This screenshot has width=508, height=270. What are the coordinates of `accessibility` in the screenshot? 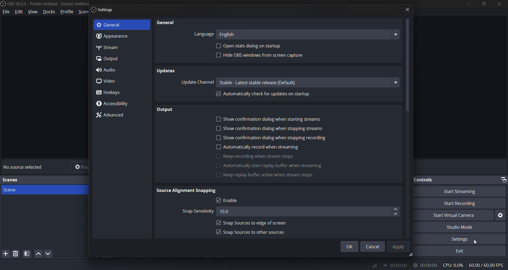 It's located at (111, 103).